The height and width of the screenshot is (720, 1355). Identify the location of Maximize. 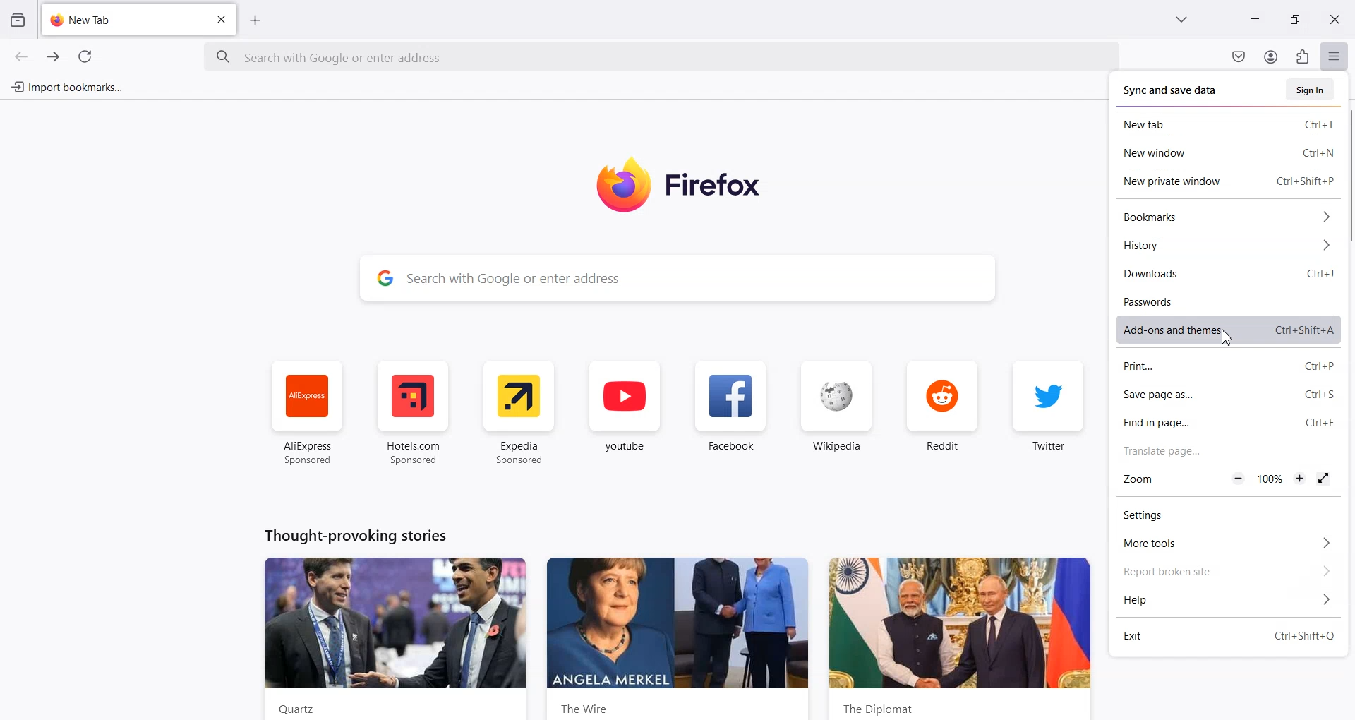
(1295, 18).